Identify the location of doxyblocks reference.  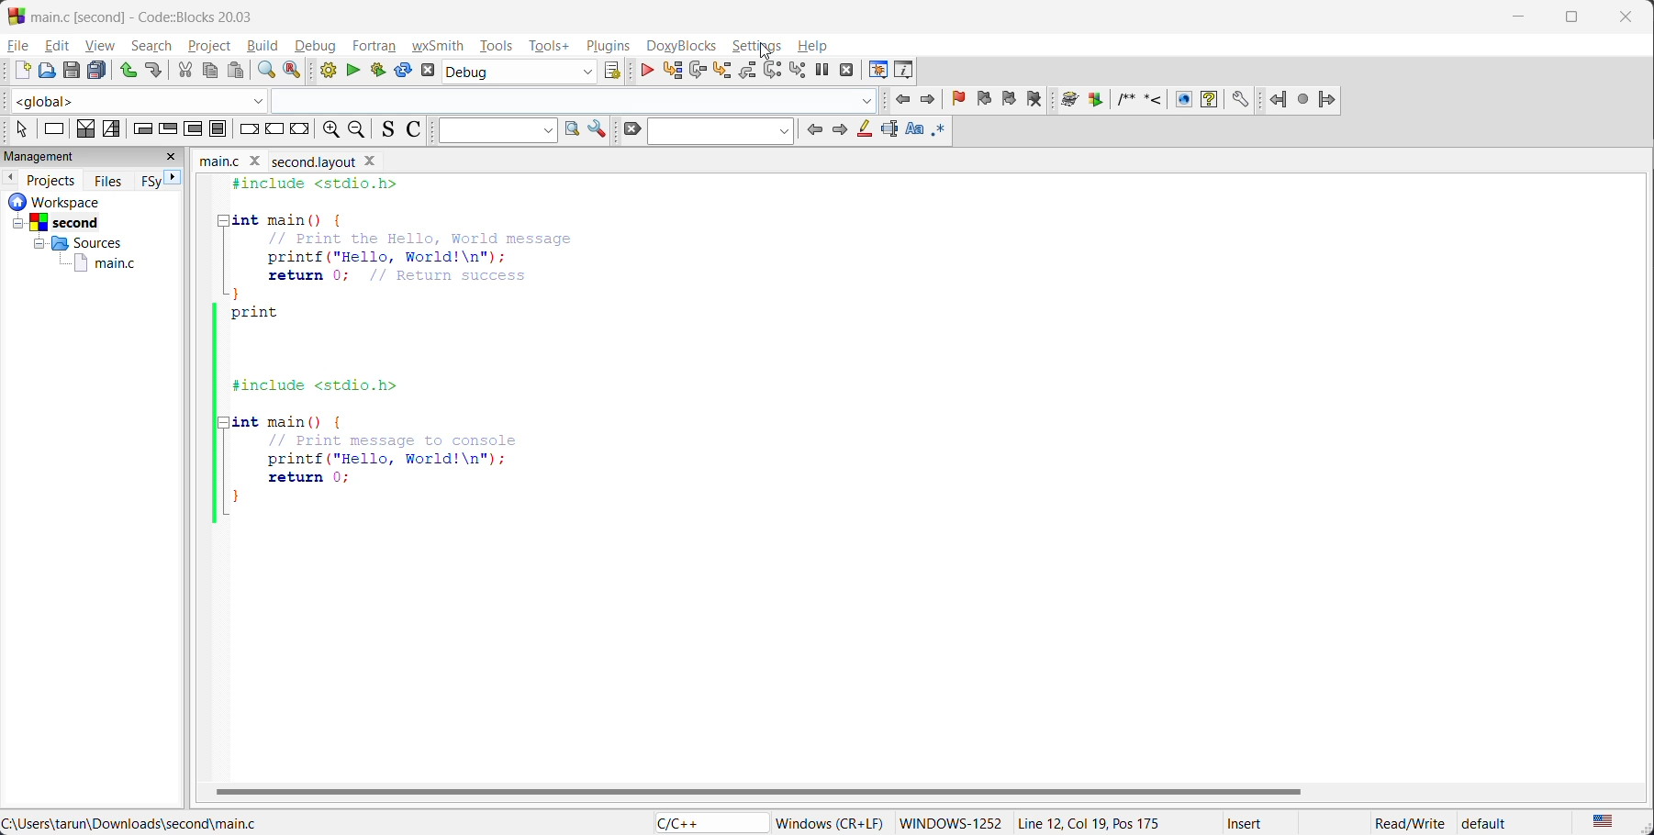
(1159, 100).